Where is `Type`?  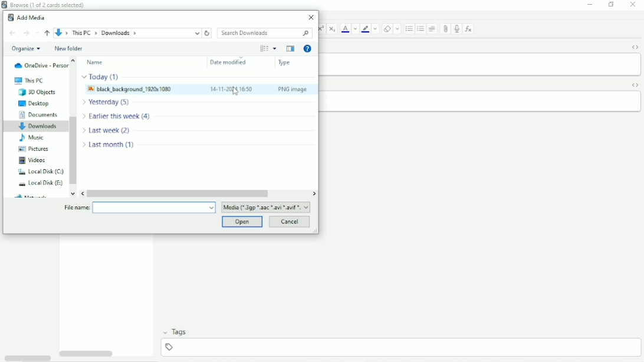
Type is located at coordinates (284, 62).